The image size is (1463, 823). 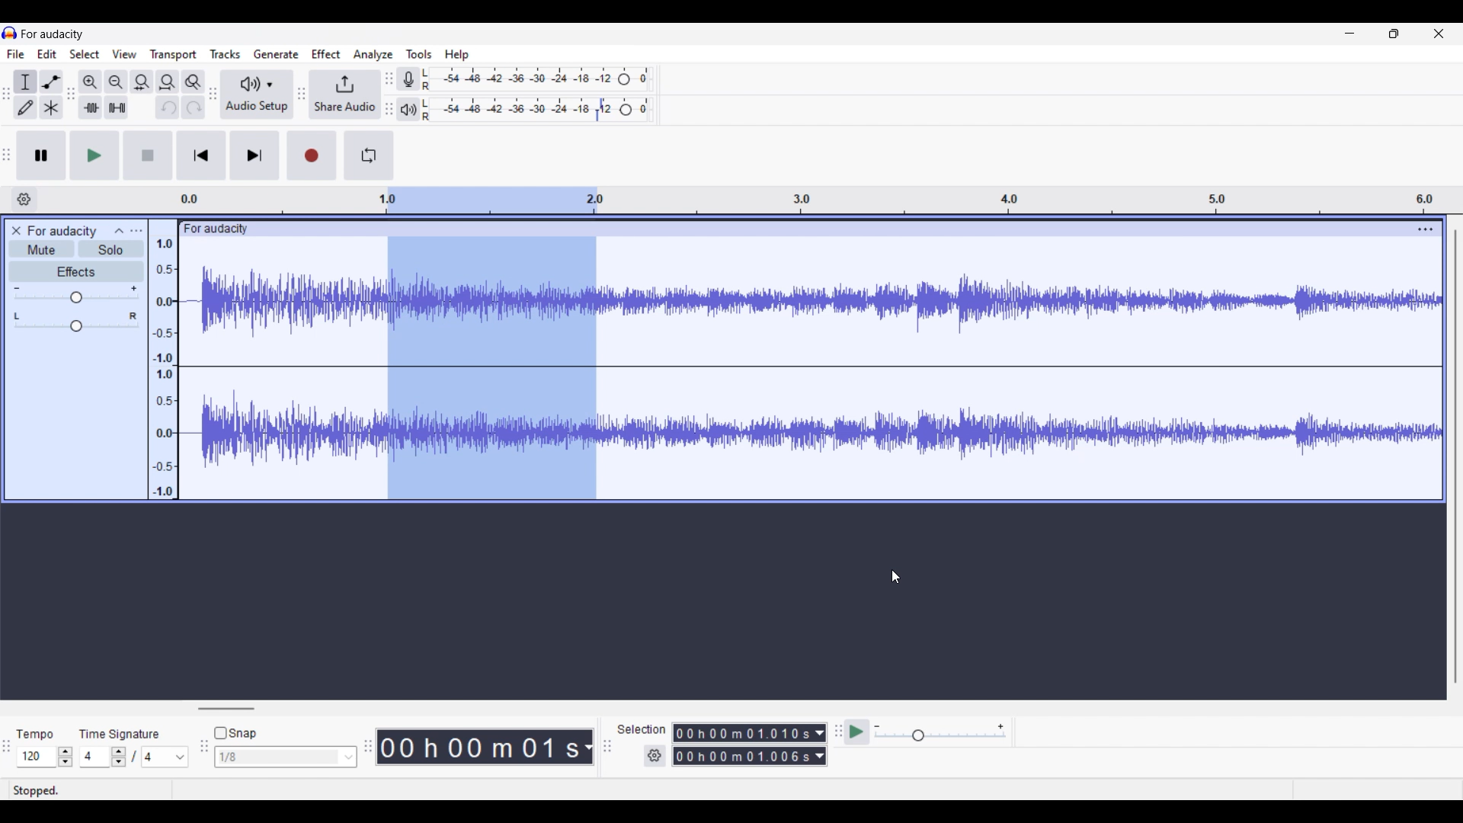 What do you see at coordinates (10, 33) in the screenshot?
I see `Software logo` at bounding box center [10, 33].